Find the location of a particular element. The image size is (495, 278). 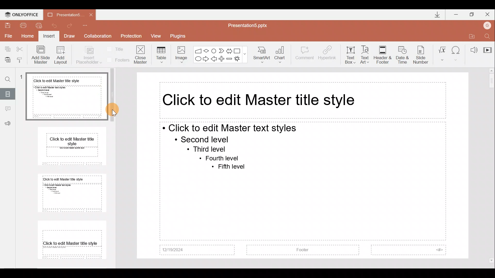

Protection is located at coordinates (131, 37).